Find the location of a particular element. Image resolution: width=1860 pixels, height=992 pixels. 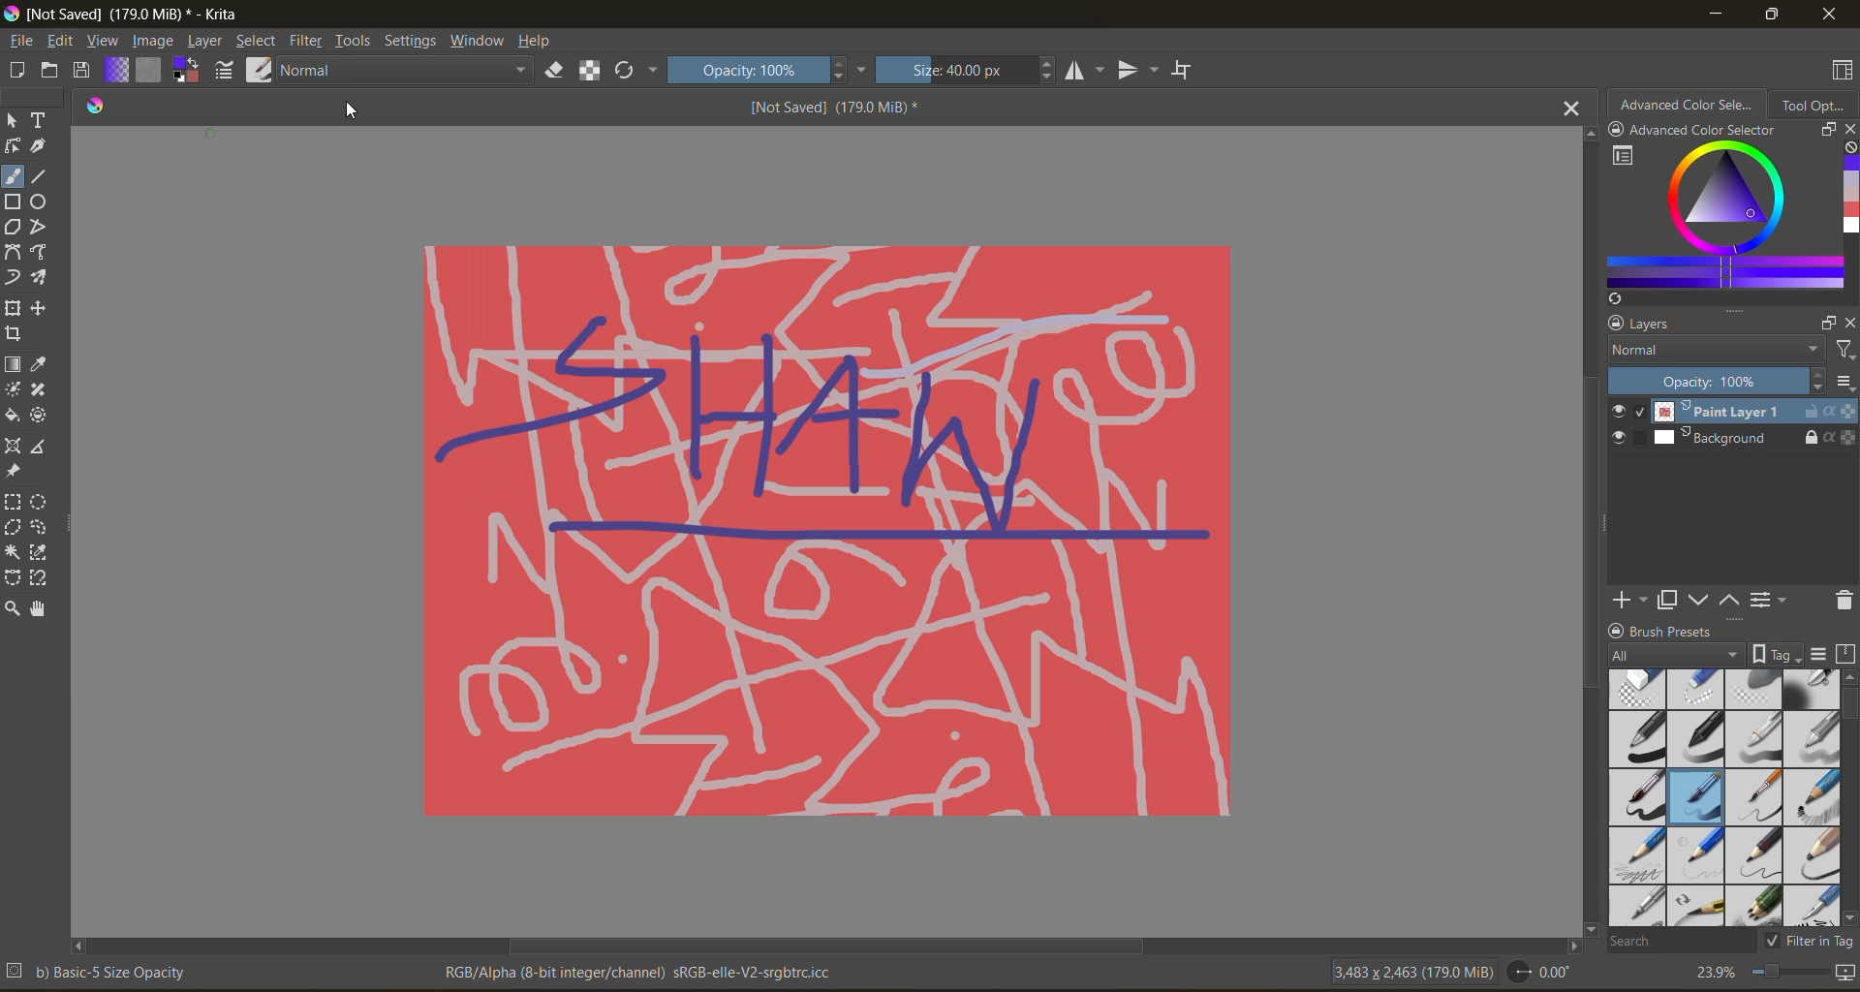

canvas with last action redone is located at coordinates (822, 539).